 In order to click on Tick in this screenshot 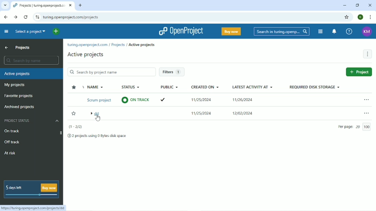, I will do `click(170, 100)`.